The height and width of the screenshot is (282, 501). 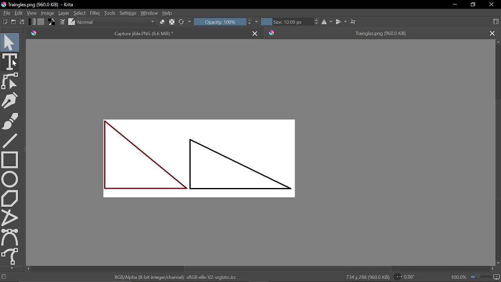 What do you see at coordinates (168, 14) in the screenshot?
I see `Help` at bounding box center [168, 14].